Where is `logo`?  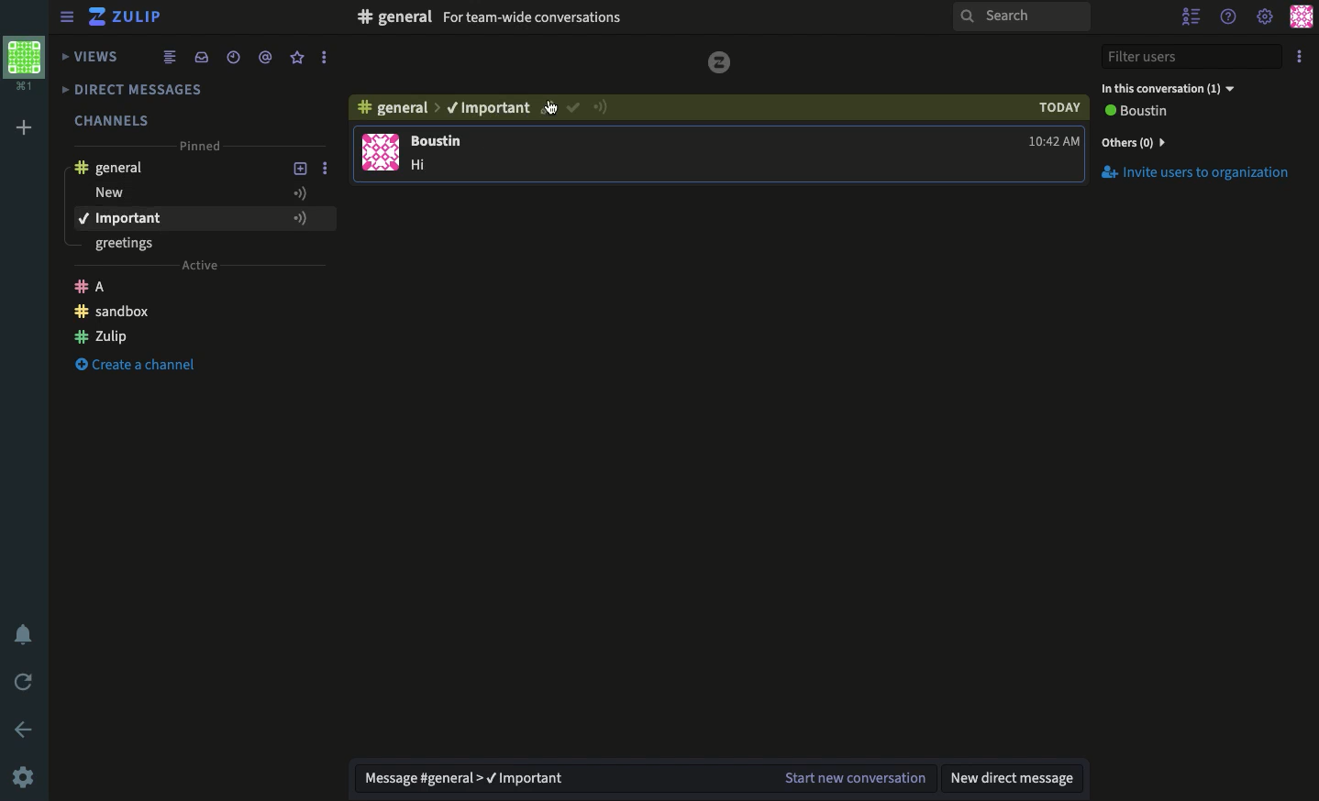
logo is located at coordinates (720, 67).